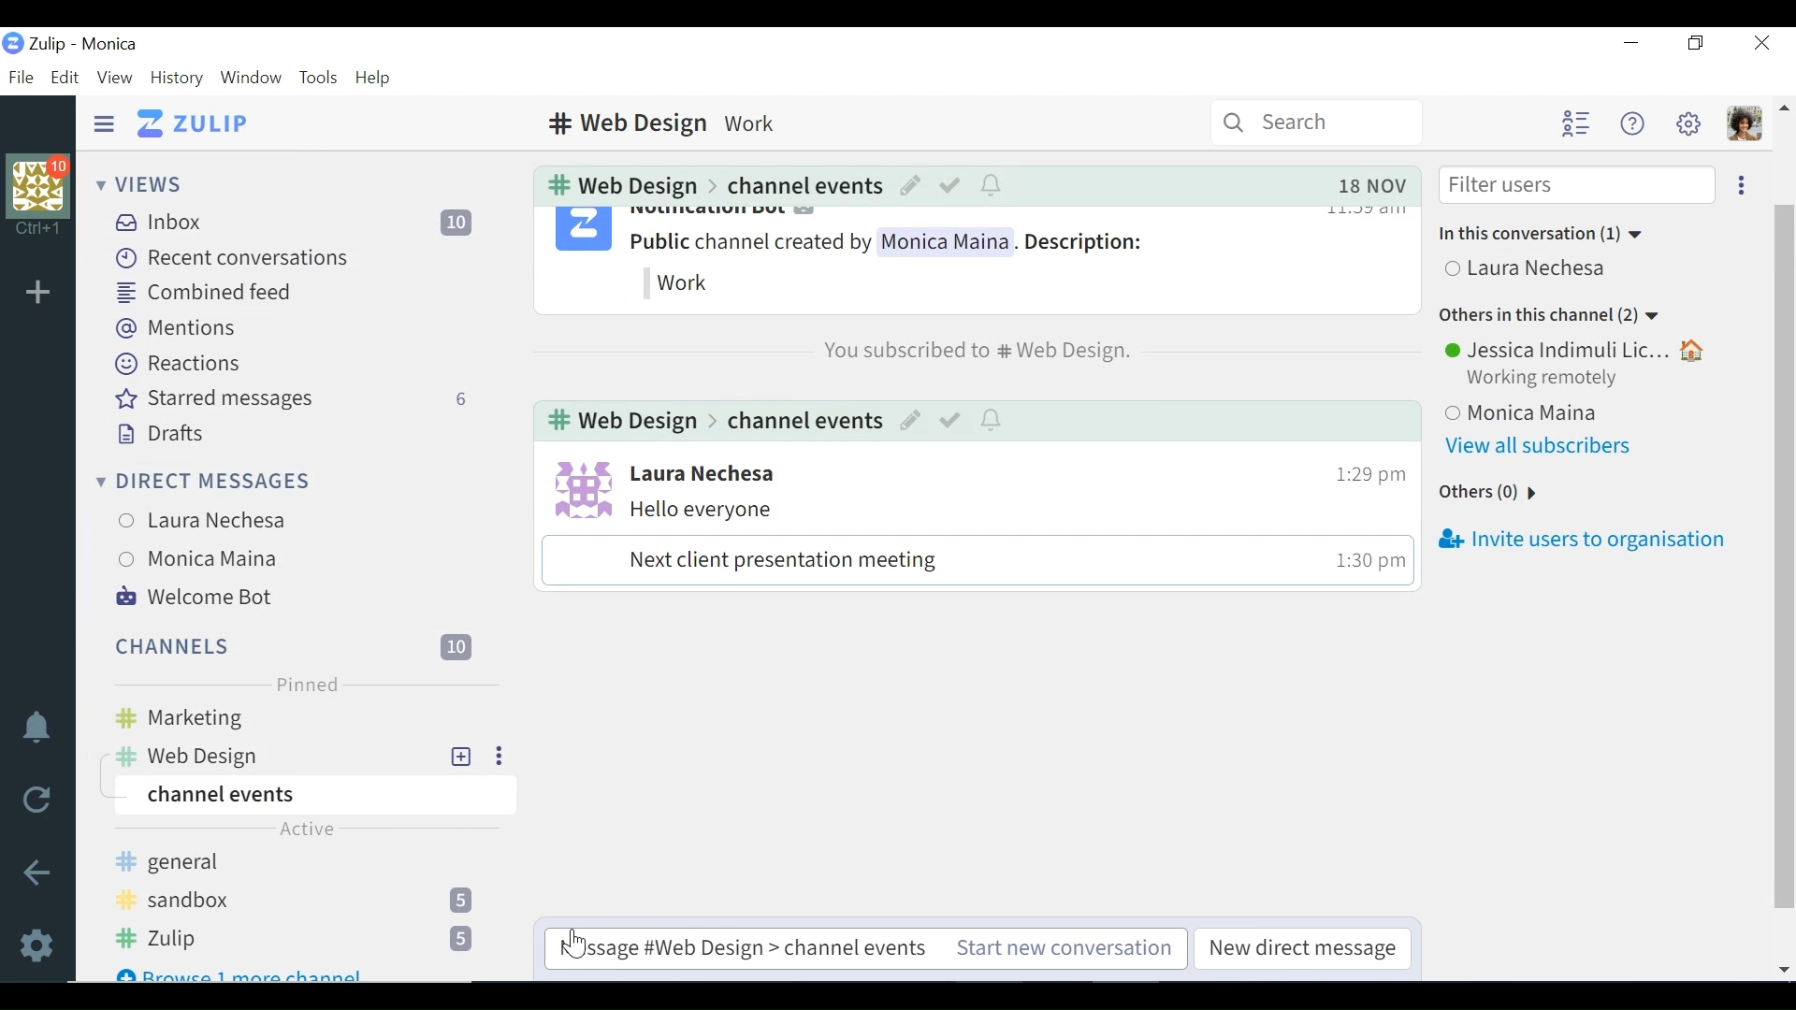 The image size is (1796, 1010). What do you see at coordinates (1737, 184) in the screenshot?
I see `Ellipsis` at bounding box center [1737, 184].